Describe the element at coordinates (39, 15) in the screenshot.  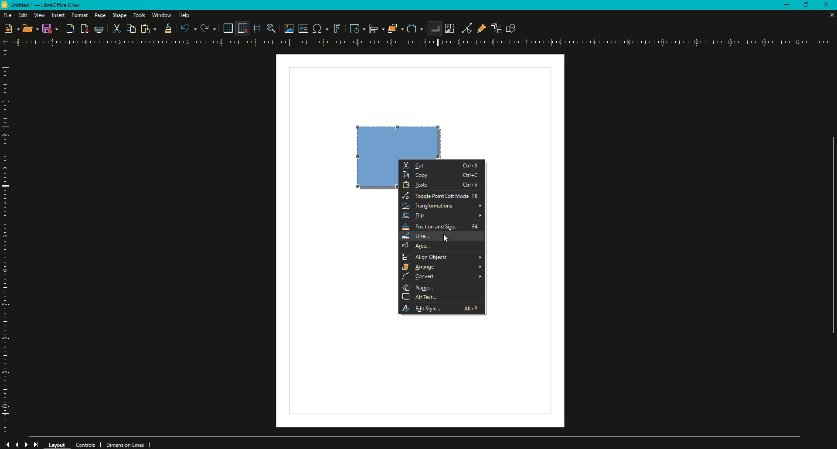
I see `View` at that location.